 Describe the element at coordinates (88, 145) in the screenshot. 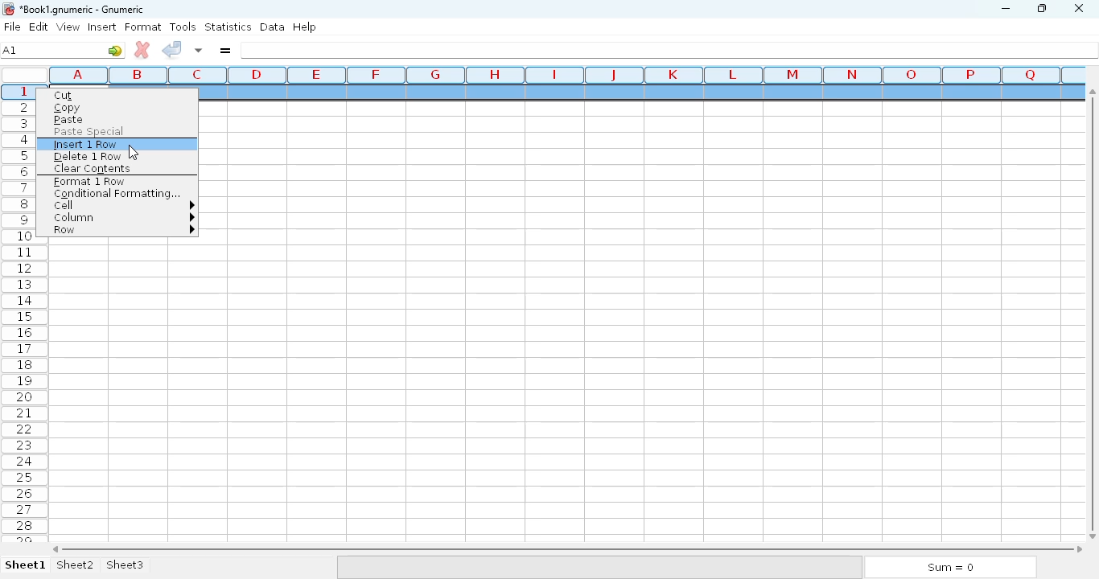

I see `insert 1 row` at that location.